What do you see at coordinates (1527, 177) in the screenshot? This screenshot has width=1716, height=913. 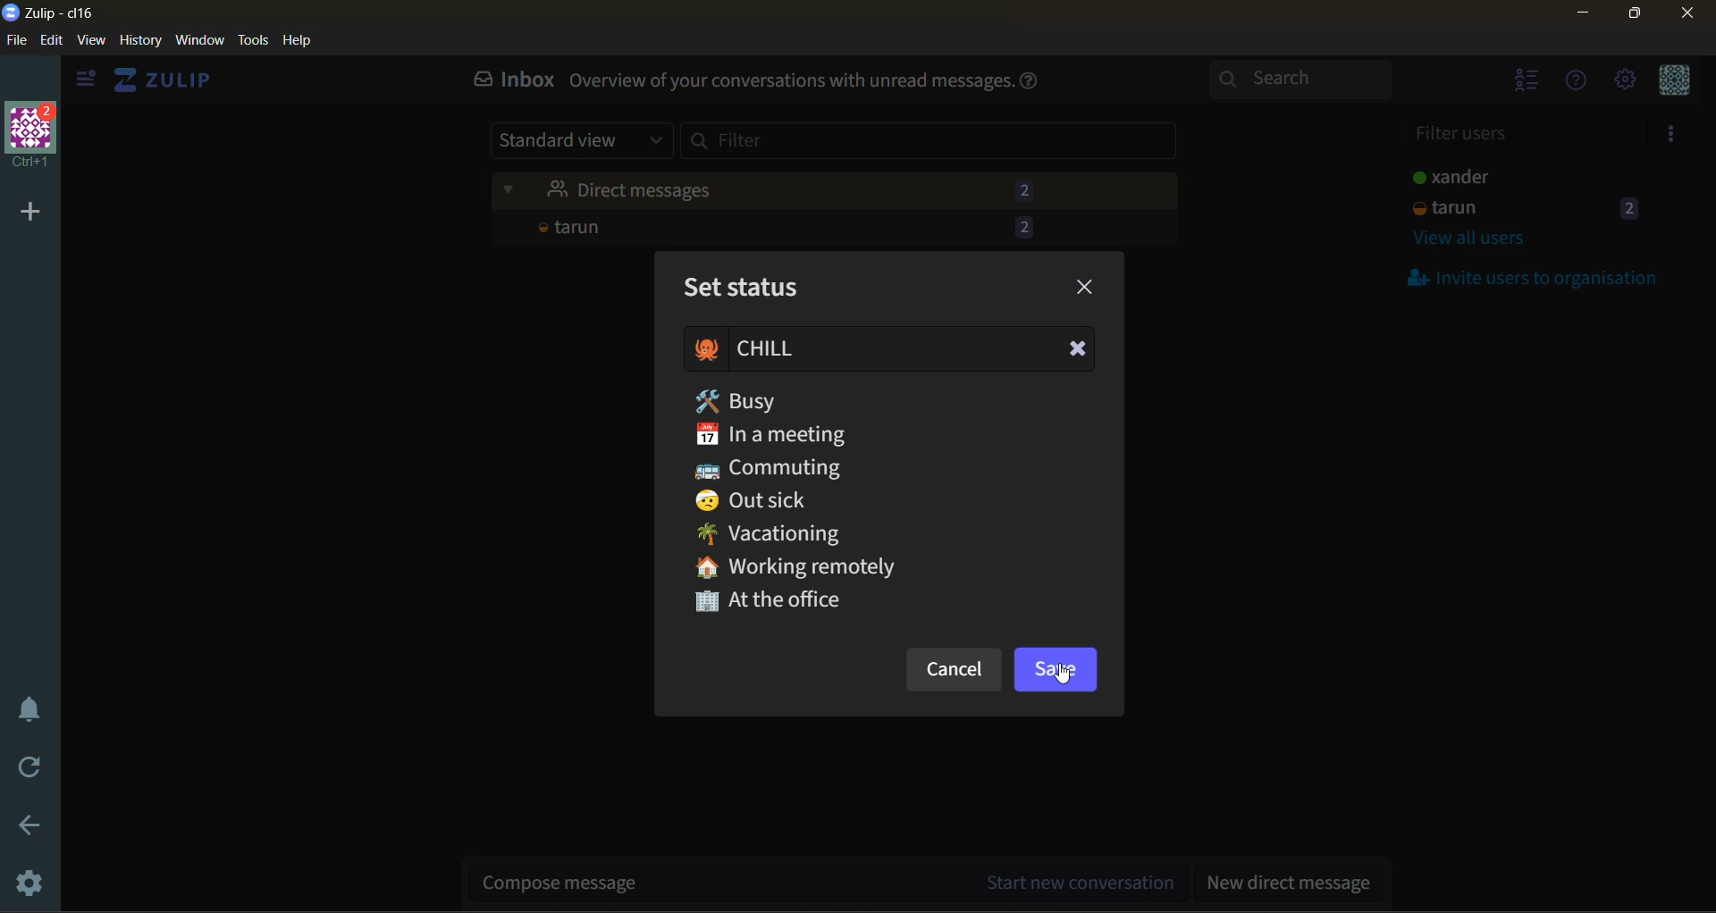 I see `users and staus` at bounding box center [1527, 177].